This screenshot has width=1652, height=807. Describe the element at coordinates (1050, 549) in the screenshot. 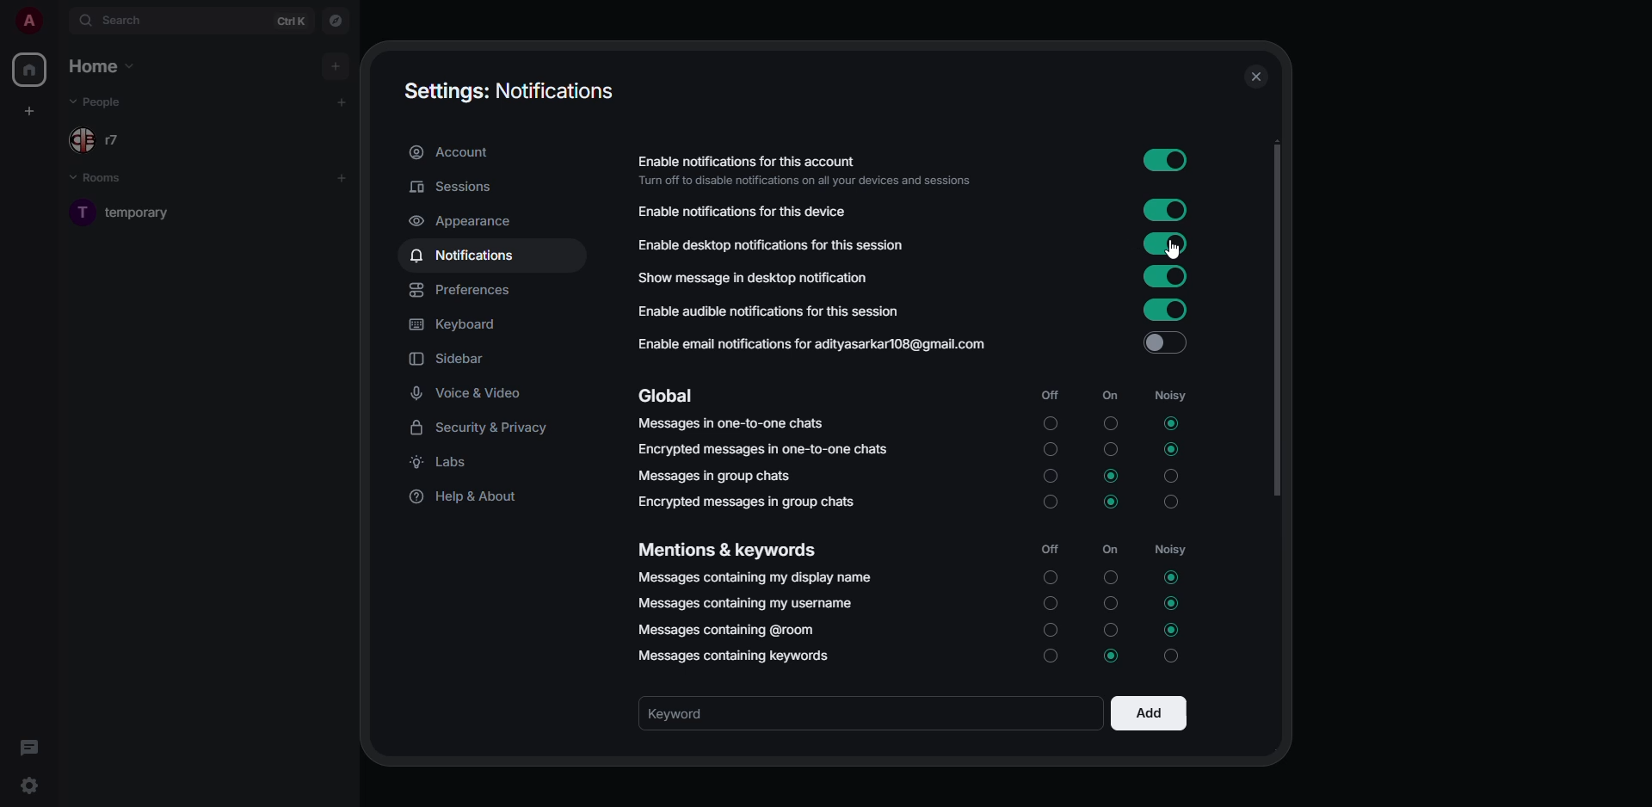

I see `off` at that location.